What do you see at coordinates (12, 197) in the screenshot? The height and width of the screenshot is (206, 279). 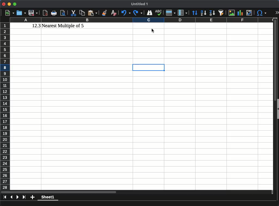 I see `previous sheet` at bounding box center [12, 197].